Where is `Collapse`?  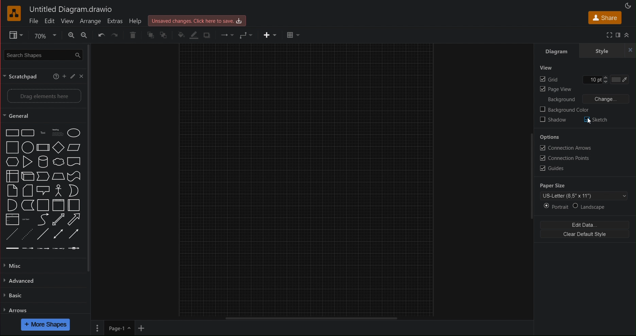
Collapse is located at coordinates (628, 35).